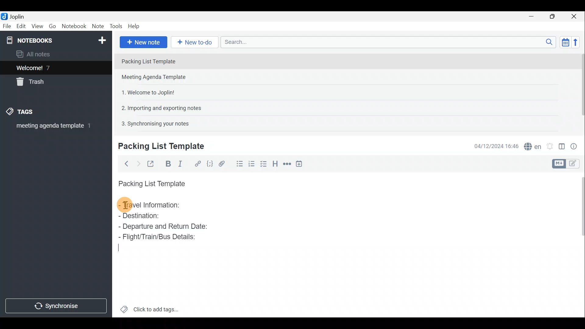  I want to click on Heading, so click(276, 163).